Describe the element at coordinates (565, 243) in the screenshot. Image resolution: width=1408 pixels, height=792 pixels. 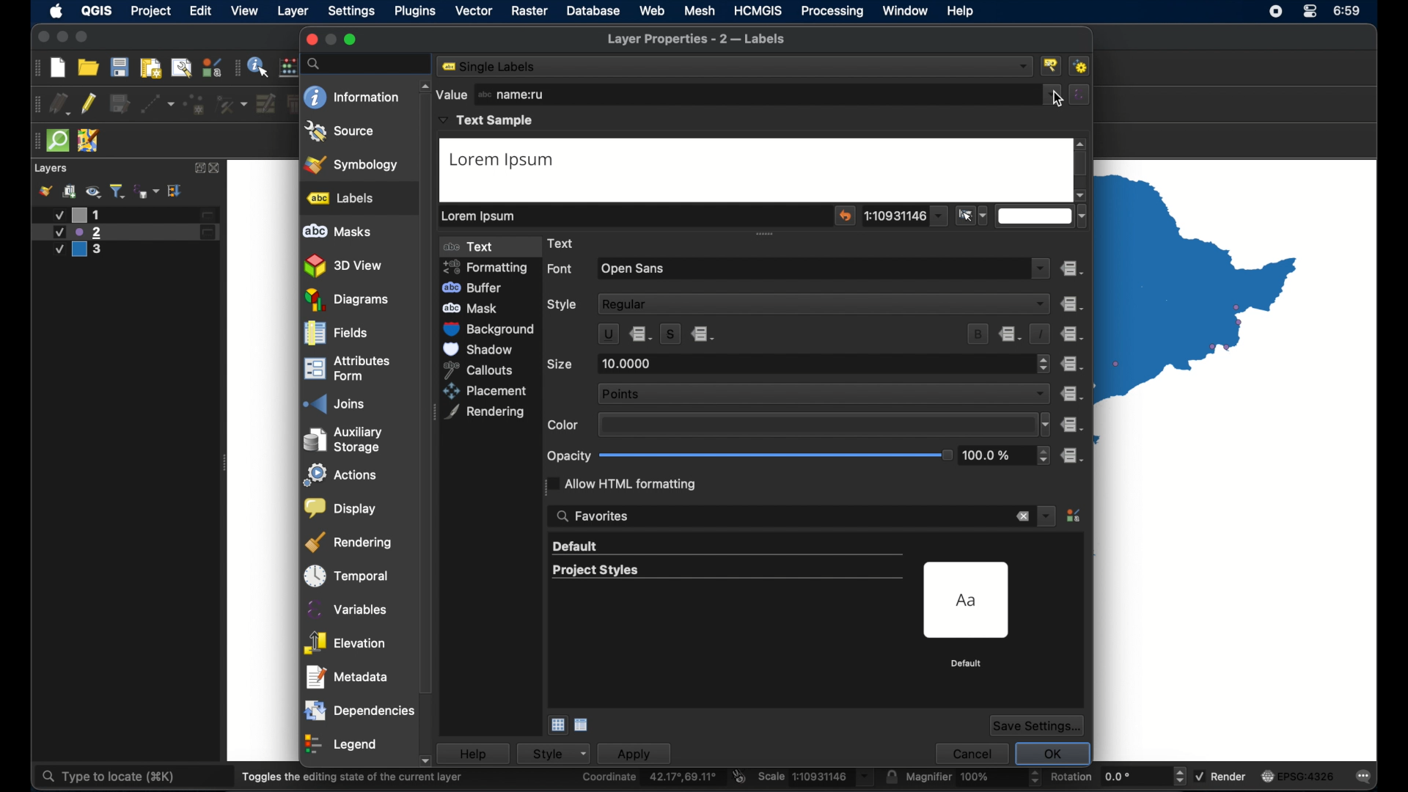
I see `text` at that location.